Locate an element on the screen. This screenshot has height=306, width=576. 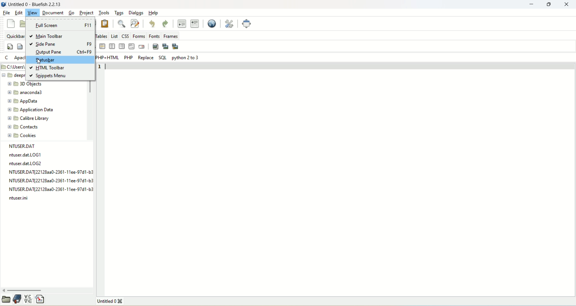
line number is located at coordinates (101, 67).